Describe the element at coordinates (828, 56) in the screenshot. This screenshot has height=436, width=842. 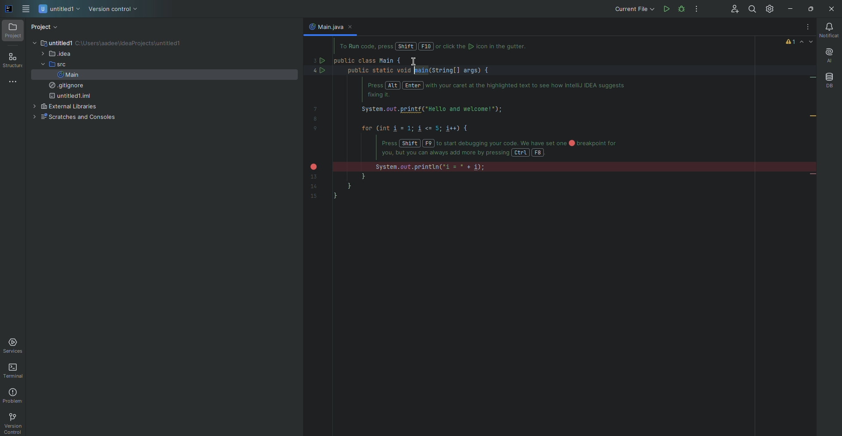
I see `AI` at that location.